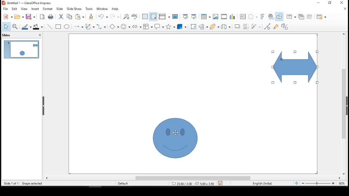  I want to click on filter, so click(256, 26).